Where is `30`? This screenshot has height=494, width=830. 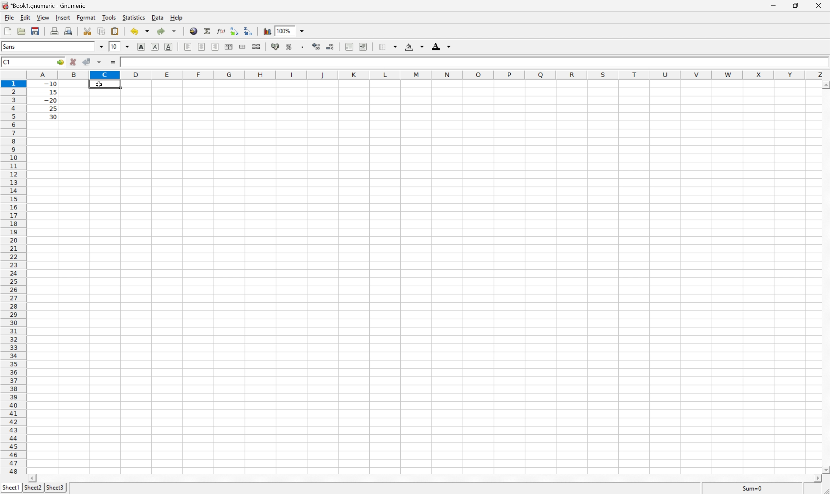
30 is located at coordinates (51, 117).